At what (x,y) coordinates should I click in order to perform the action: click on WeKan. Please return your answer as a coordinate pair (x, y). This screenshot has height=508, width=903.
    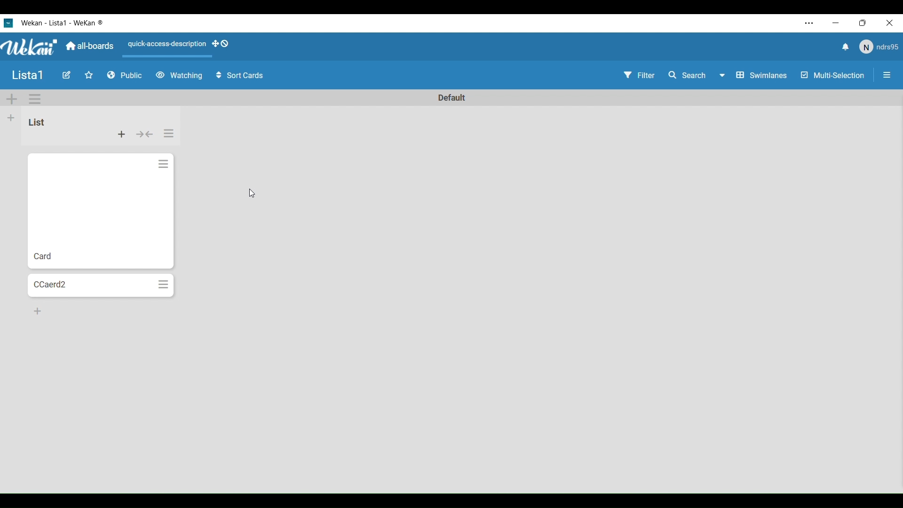
    Looking at the image, I should click on (30, 47).